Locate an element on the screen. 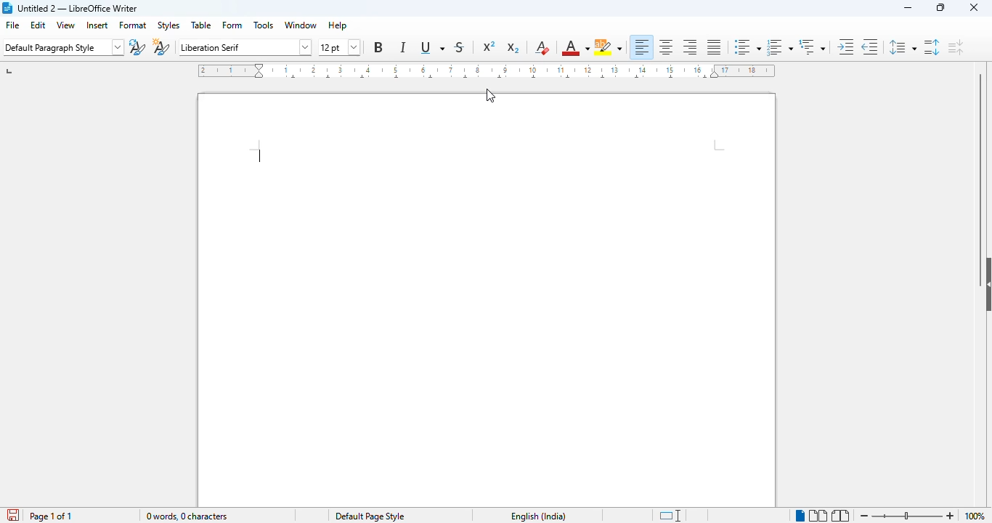  underline is located at coordinates (433, 49).